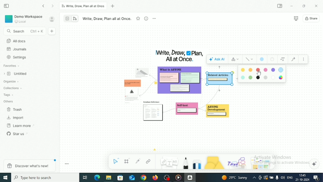  I want to click on Pink, so click(266, 70).